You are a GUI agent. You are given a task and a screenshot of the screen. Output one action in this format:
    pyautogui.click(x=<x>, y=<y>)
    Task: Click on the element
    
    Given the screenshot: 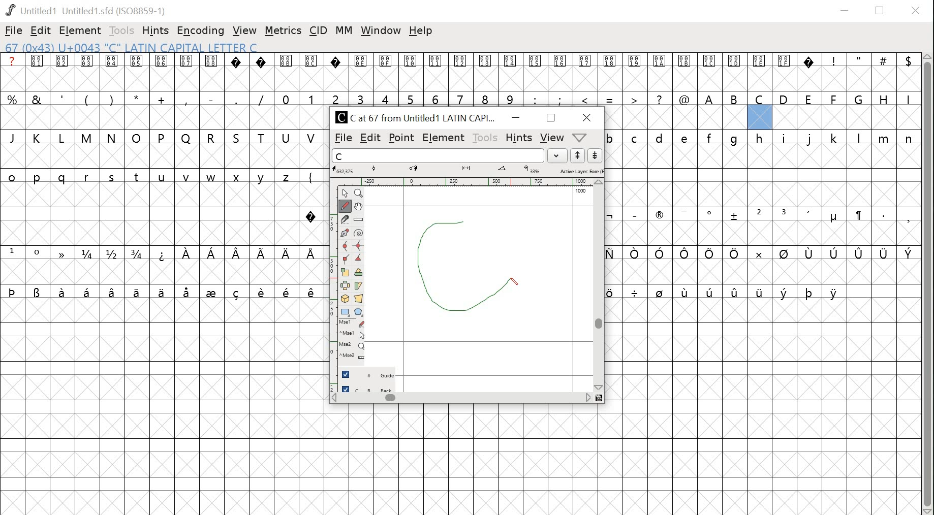 What is the action you would take?
    pyautogui.click(x=80, y=30)
    